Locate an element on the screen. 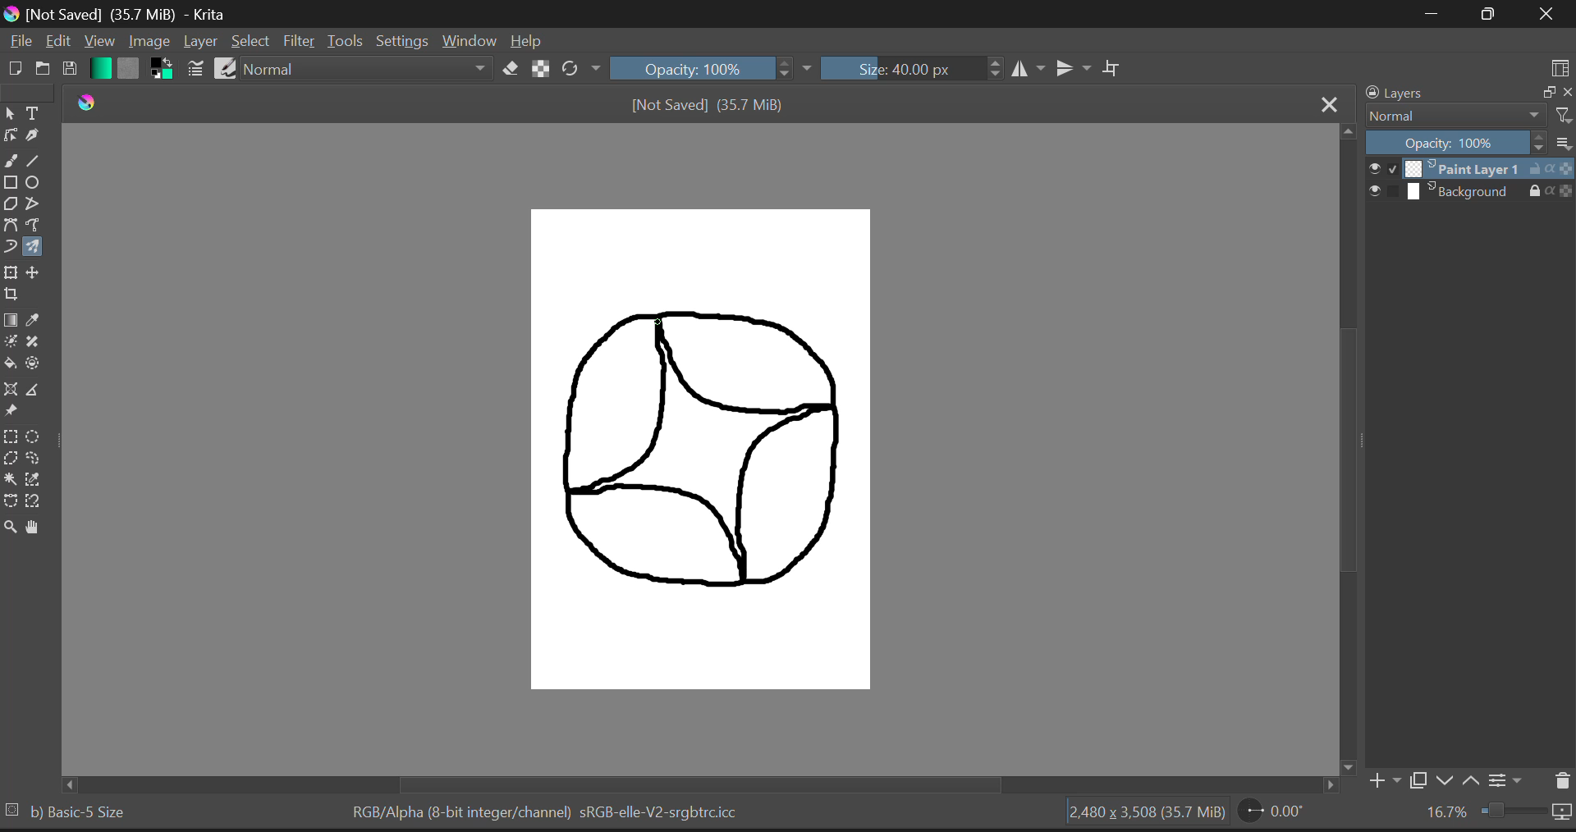 The image size is (1576, 832). Help is located at coordinates (527, 43).